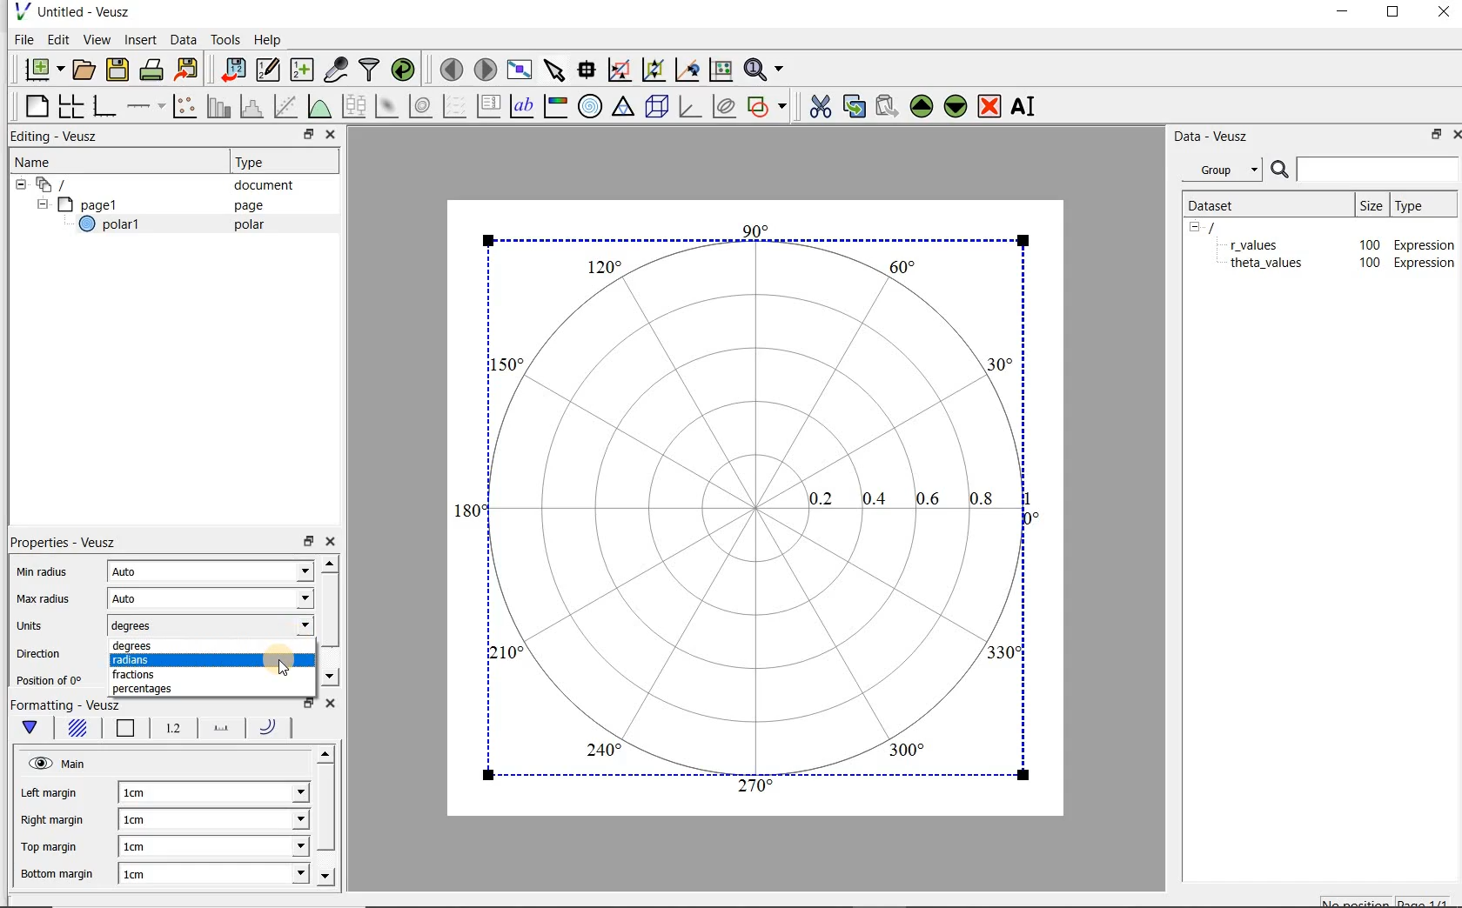  Describe the element at coordinates (251, 228) in the screenshot. I see `polar` at that location.